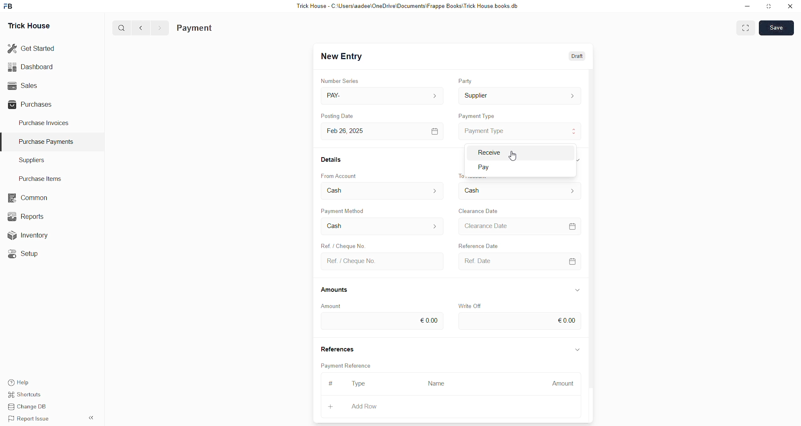 The image size is (801, 426). Describe the element at coordinates (769, 8) in the screenshot. I see `Maximize` at that location.